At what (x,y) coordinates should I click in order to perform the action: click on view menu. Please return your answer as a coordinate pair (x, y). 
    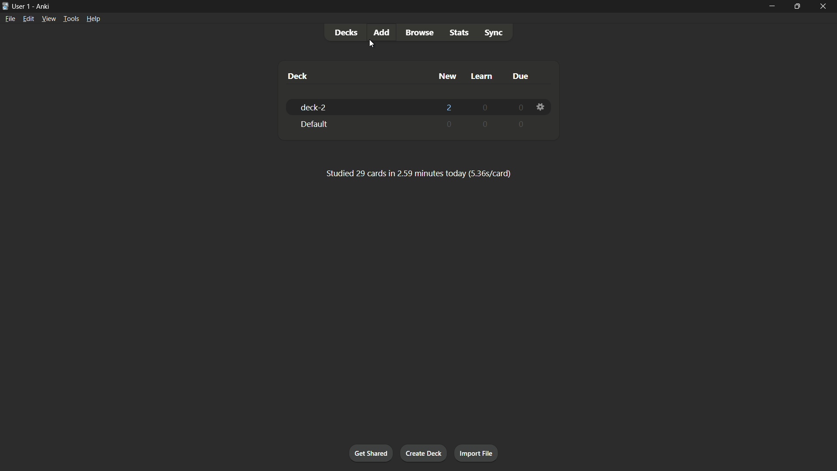
    Looking at the image, I should click on (49, 19).